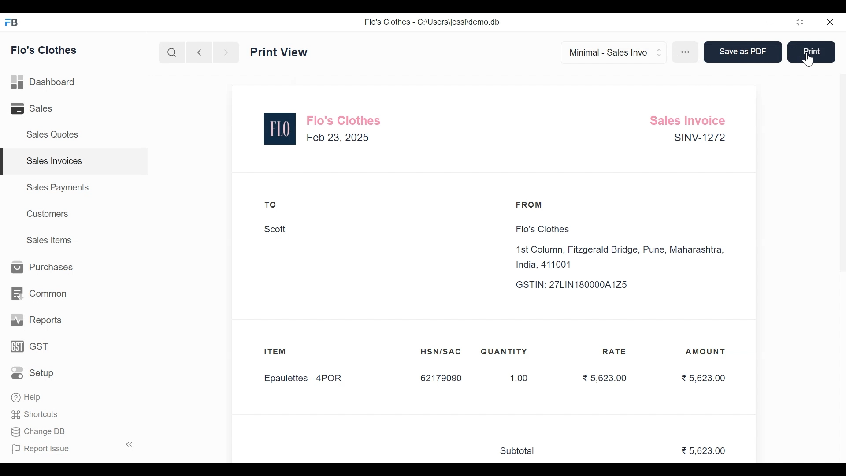 This screenshot has height=476, width=846. I want to click on 5,623.00, so click(604, 377).